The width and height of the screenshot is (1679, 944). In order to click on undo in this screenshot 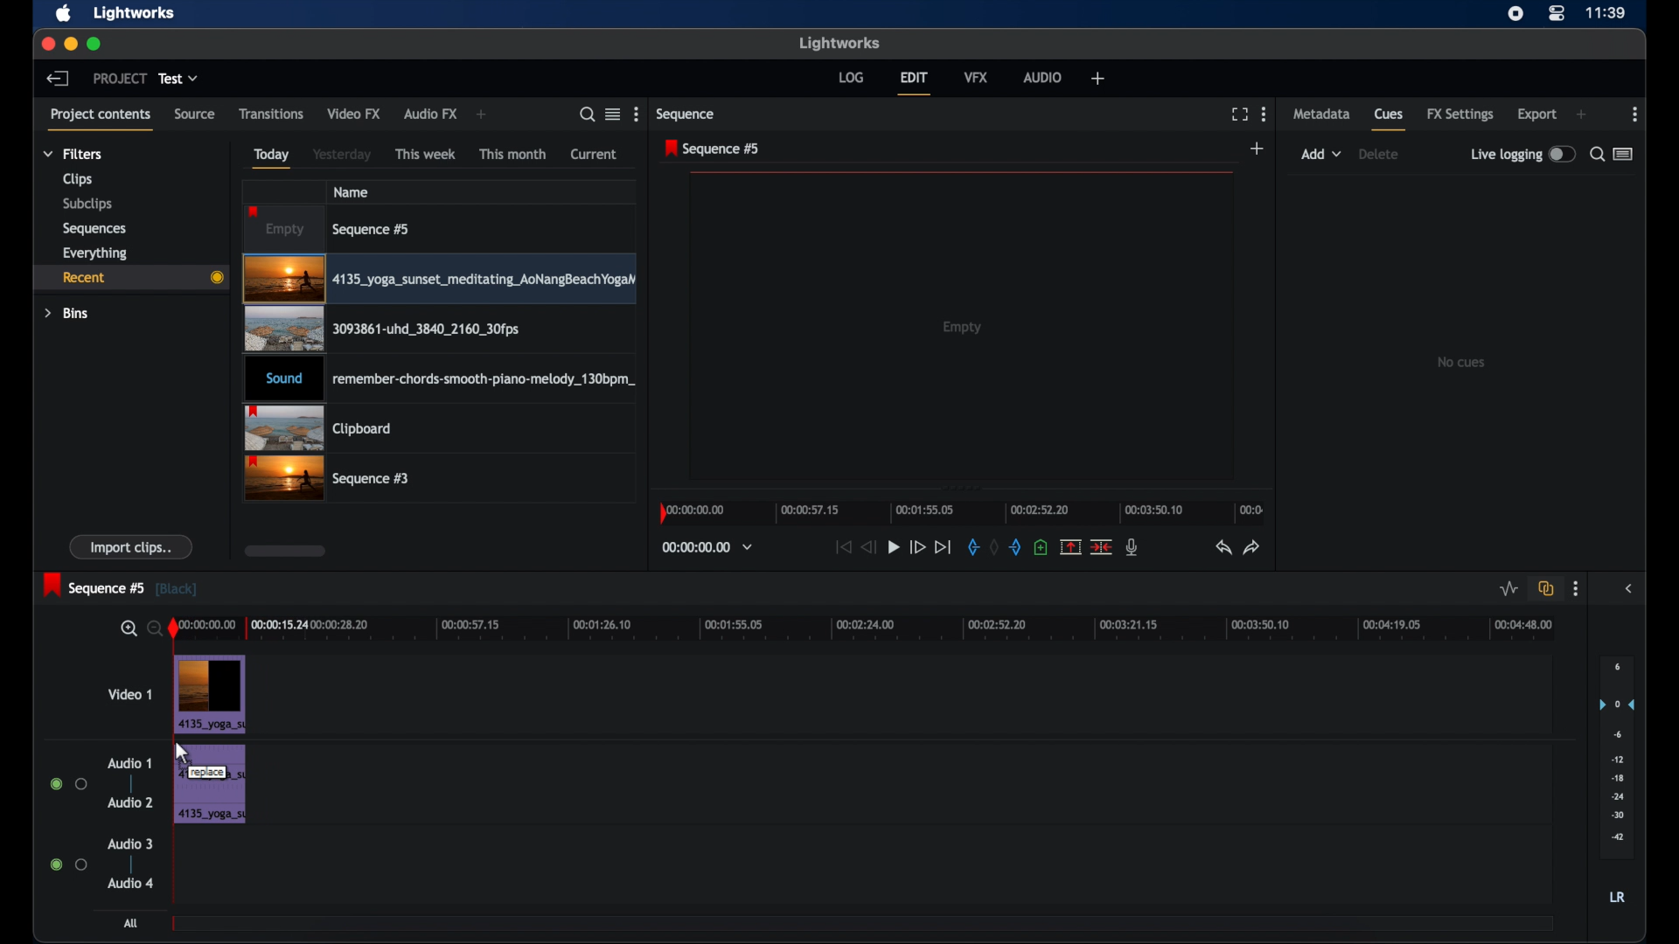, I will do `click(1222, 548)`.